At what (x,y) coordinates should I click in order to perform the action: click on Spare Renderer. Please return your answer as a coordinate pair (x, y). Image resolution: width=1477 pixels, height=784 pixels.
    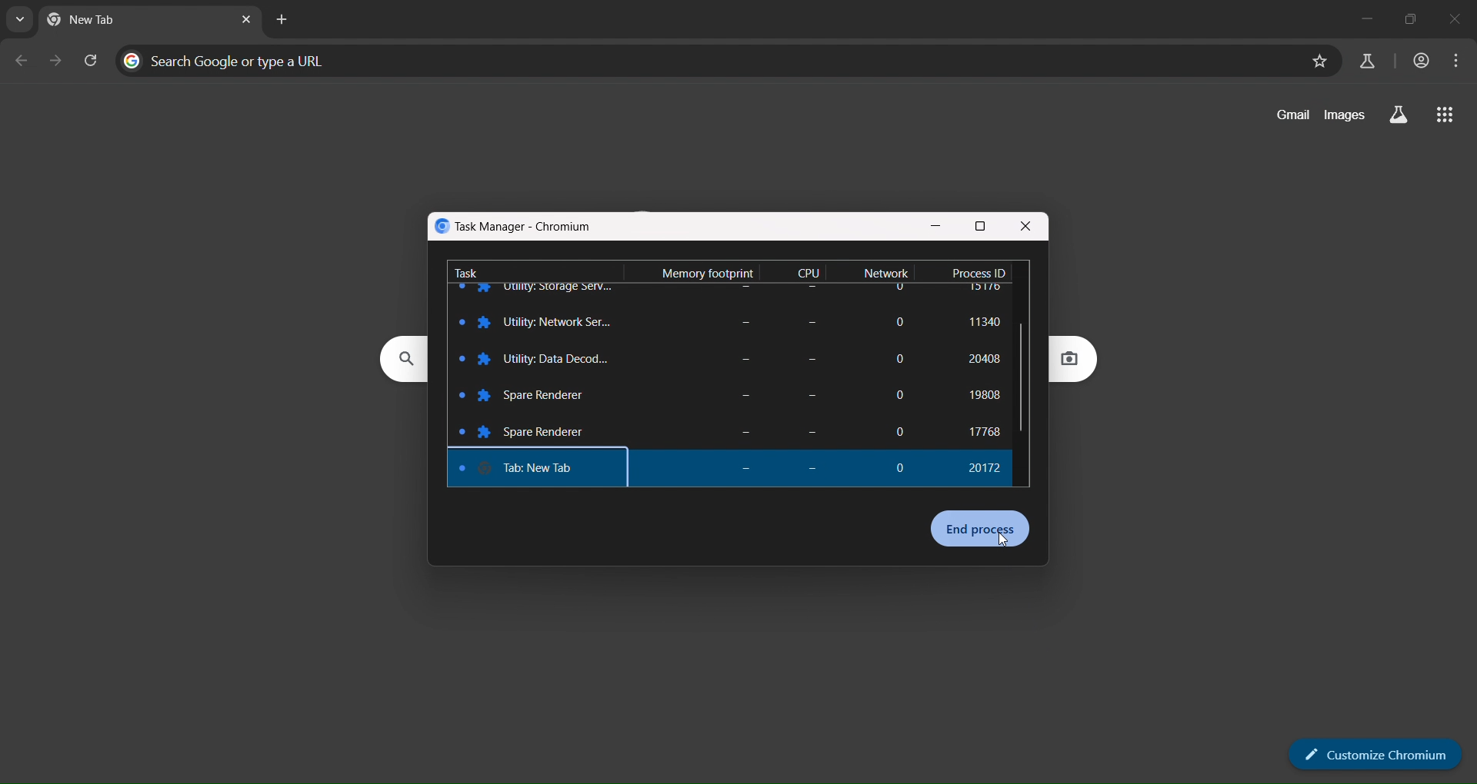
    Looking at the image, I should click on (551, 430).